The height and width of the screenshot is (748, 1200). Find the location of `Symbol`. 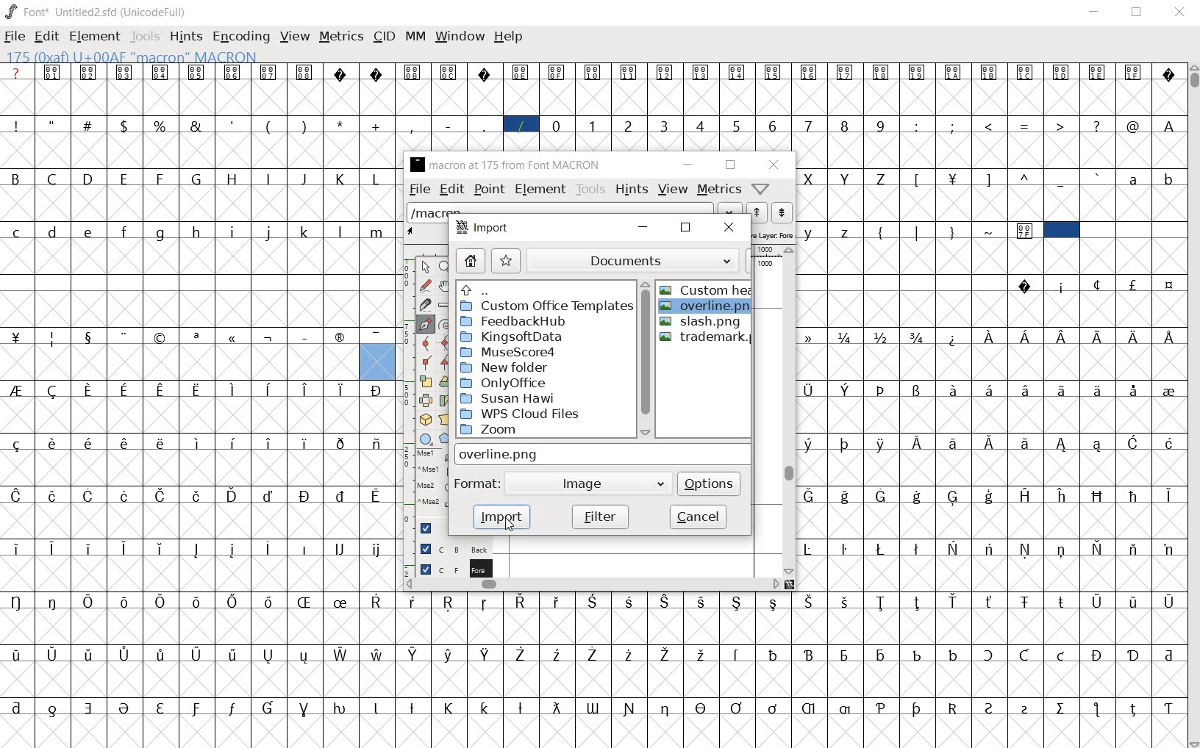

Symbol is located at coordinates (990, 707).